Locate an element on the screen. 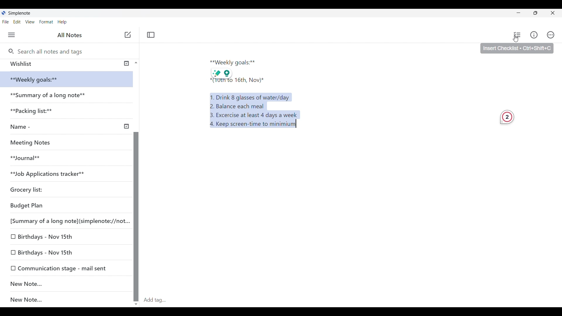 The width and height of the screenshot is (562, 316). **Packaging list:** is located at coordinates (36, 113).